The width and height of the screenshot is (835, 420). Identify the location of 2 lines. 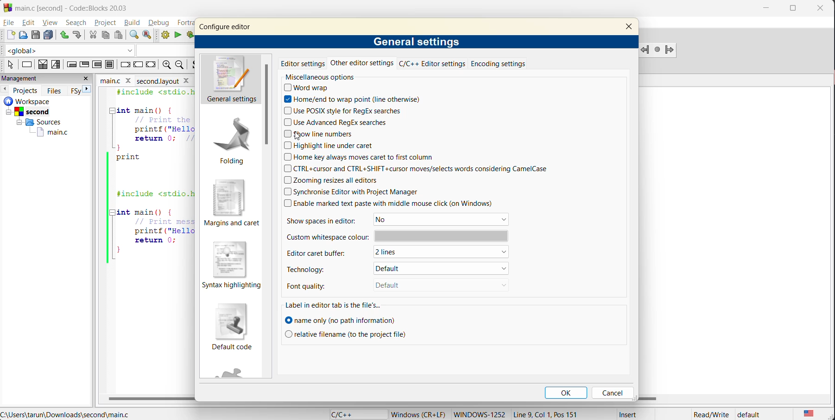
(419, 253).